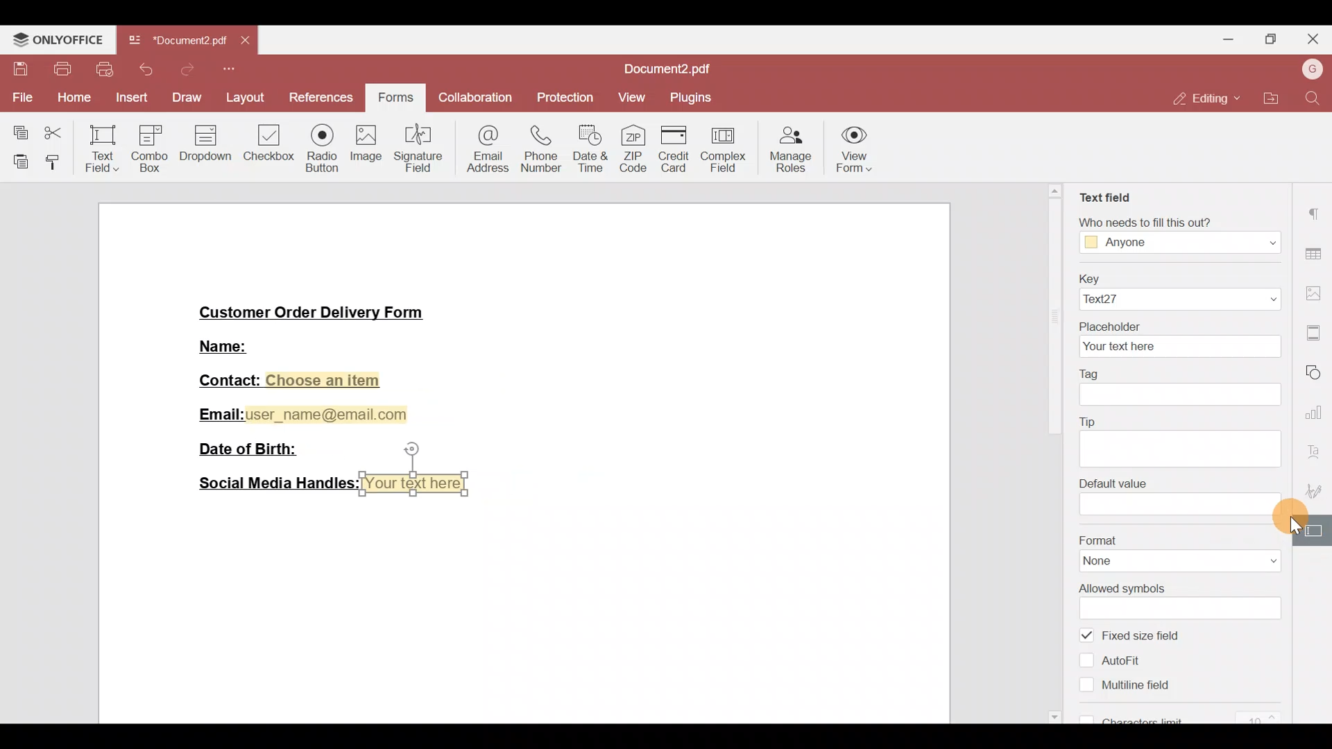 The width and height of the screenshot is (1332, 749). I want to click on Tag, so click(1180, 385).